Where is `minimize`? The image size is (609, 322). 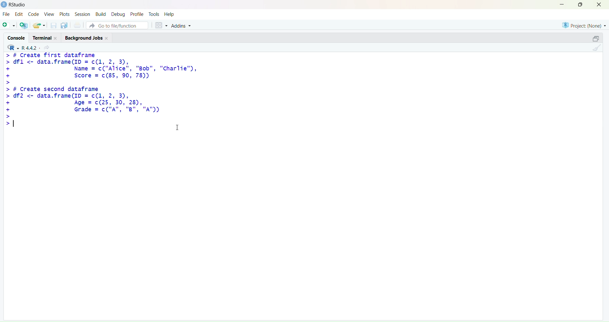 minimize is located at coordinates (560, 4).